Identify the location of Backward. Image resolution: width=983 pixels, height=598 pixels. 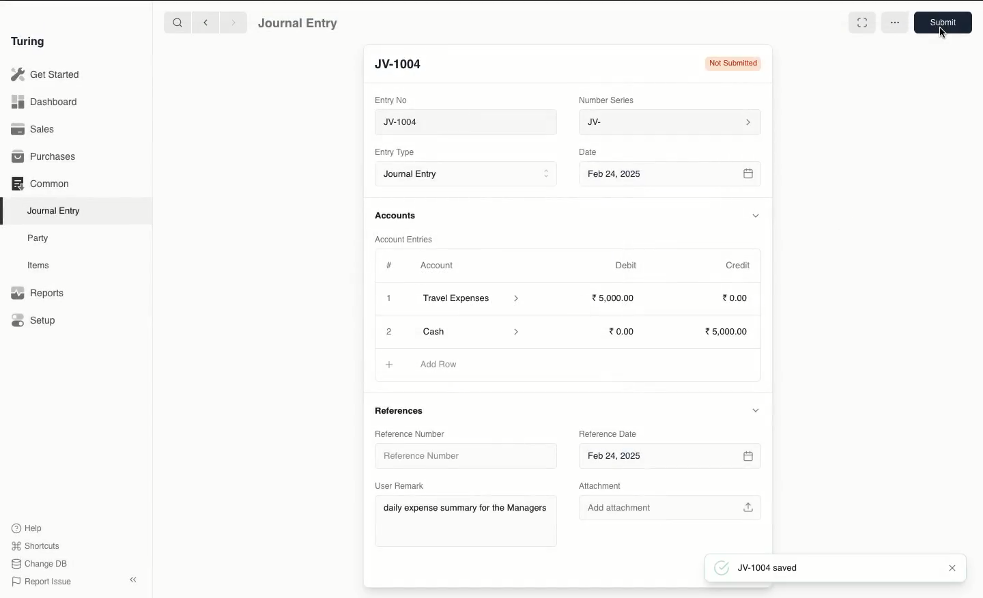
(205, 22).